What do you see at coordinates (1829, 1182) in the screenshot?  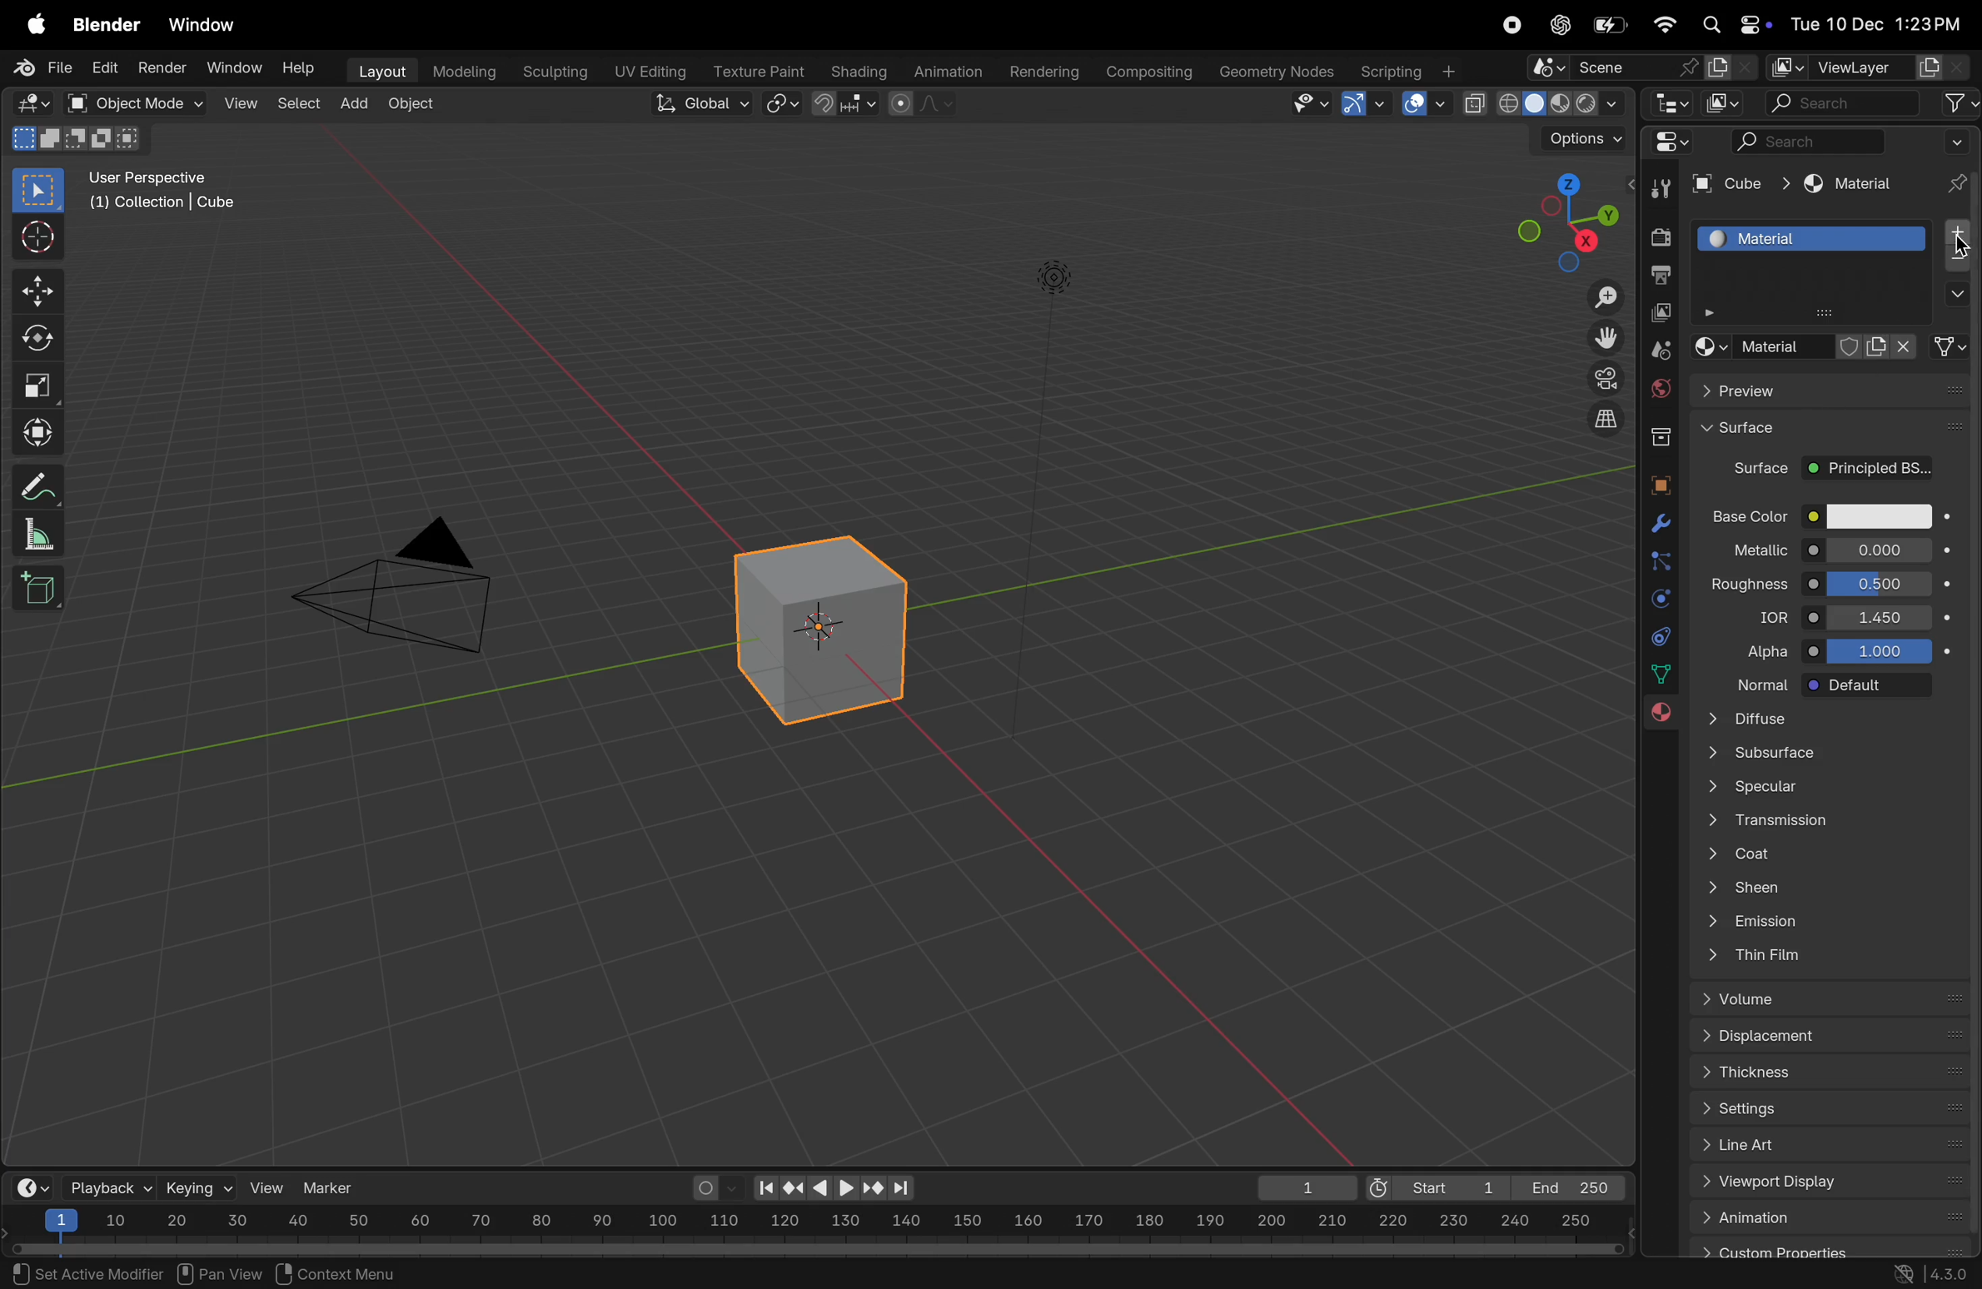 I see `view port display` at bounding box center [1829, 1182].